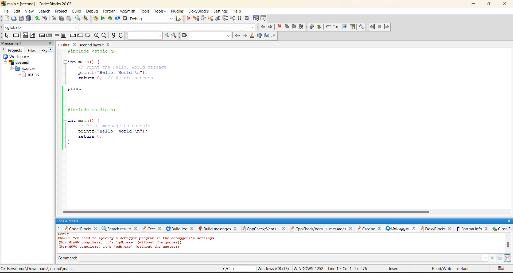 Image resolution: width=513 pixels, height=273 pixels. What do you see at coordinates (506, 5) in the screenshot?
I see `close` at bounding box center [506, 5].